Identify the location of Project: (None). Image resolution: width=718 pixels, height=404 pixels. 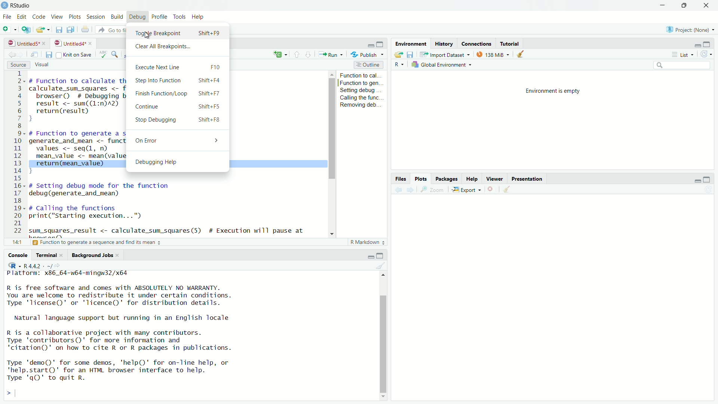
(689, 30).